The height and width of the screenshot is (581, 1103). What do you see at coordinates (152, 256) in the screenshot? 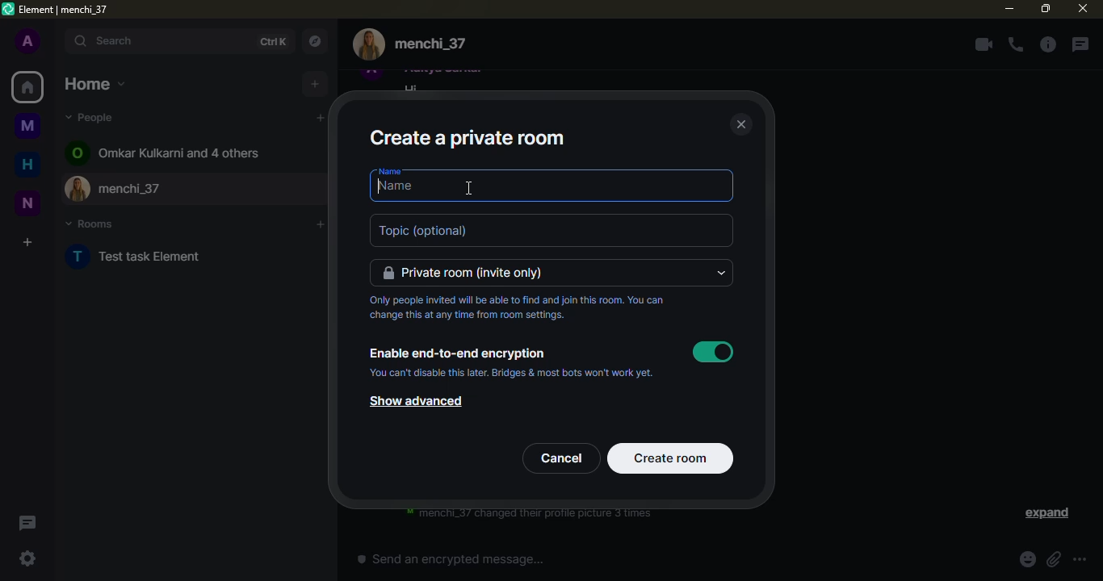
I see `Test task Element` at bounding box center [152, 256].